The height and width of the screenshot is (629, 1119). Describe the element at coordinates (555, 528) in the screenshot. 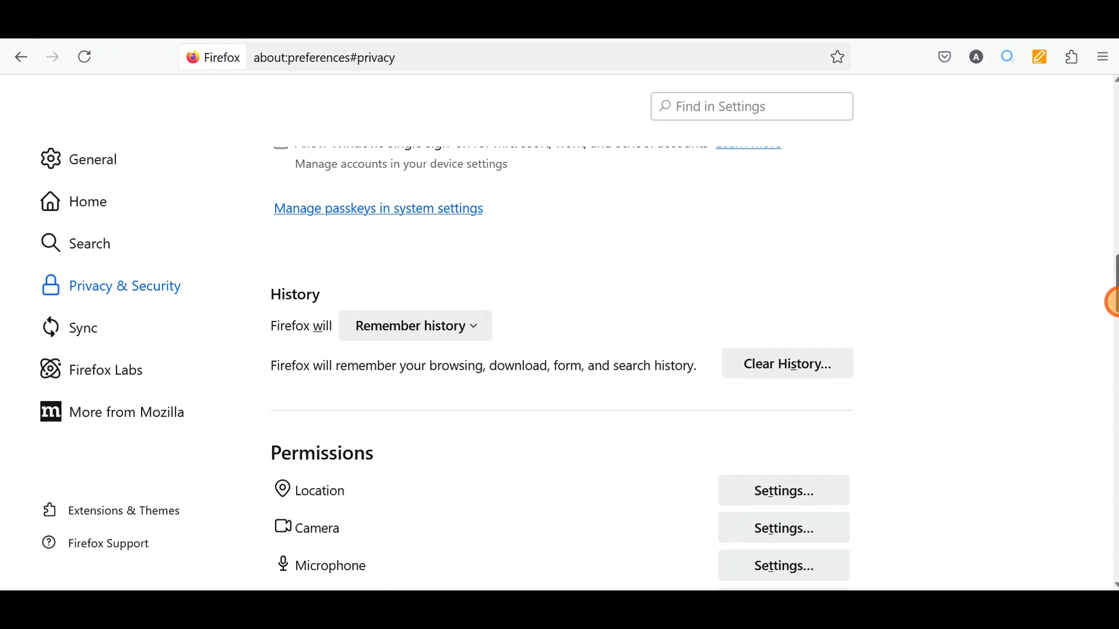

I see `Camera settings` at that location.